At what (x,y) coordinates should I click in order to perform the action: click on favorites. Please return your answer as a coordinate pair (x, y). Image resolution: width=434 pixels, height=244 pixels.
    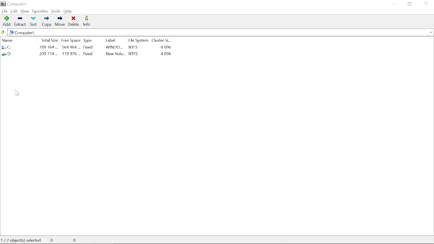
    Looking at the image, I should click on (40, 11).